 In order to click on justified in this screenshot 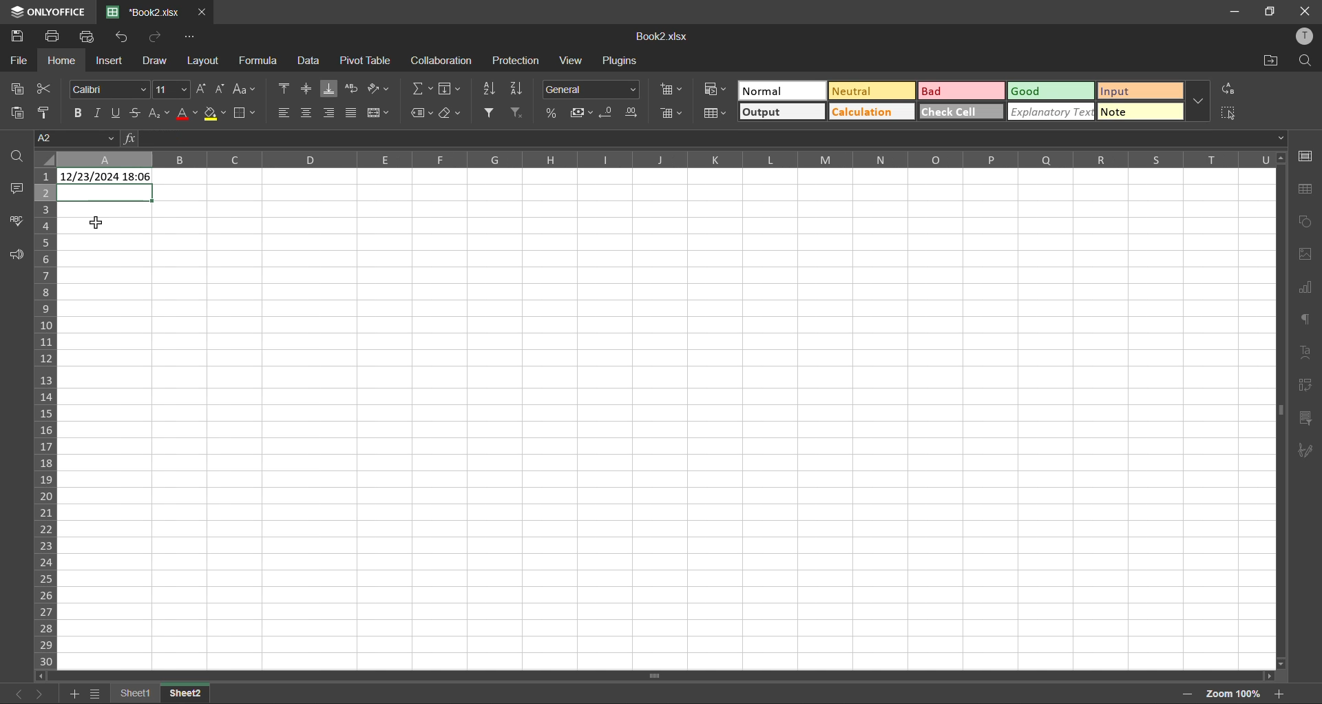, I will do `click(353, 112)`.